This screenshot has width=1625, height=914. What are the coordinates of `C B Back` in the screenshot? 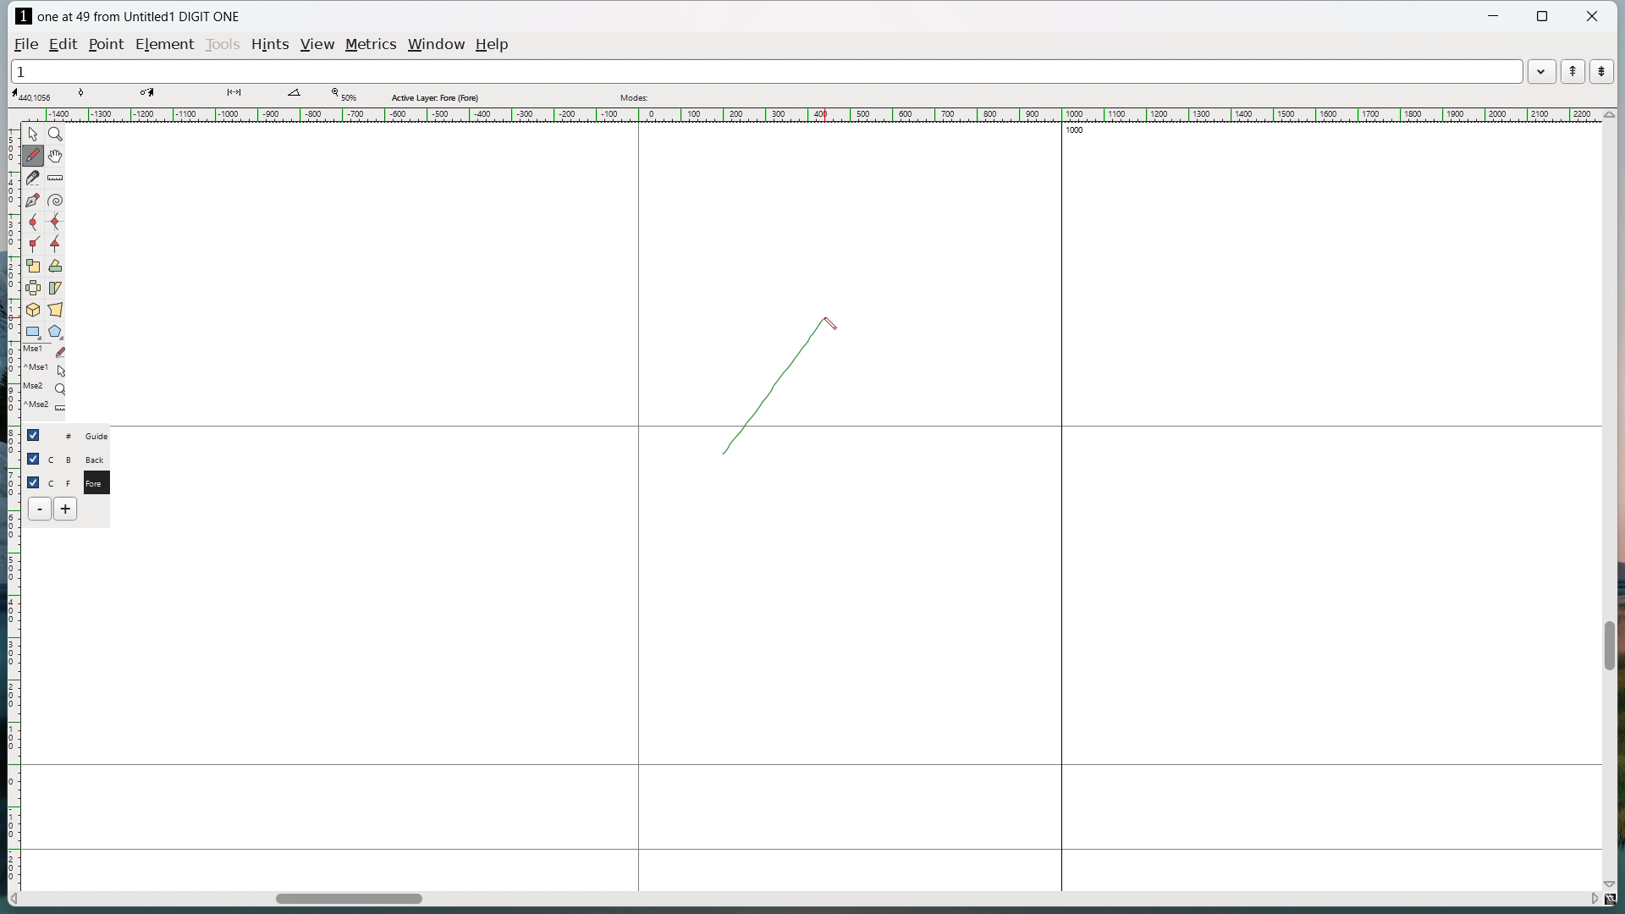 It's located at (79, 457).